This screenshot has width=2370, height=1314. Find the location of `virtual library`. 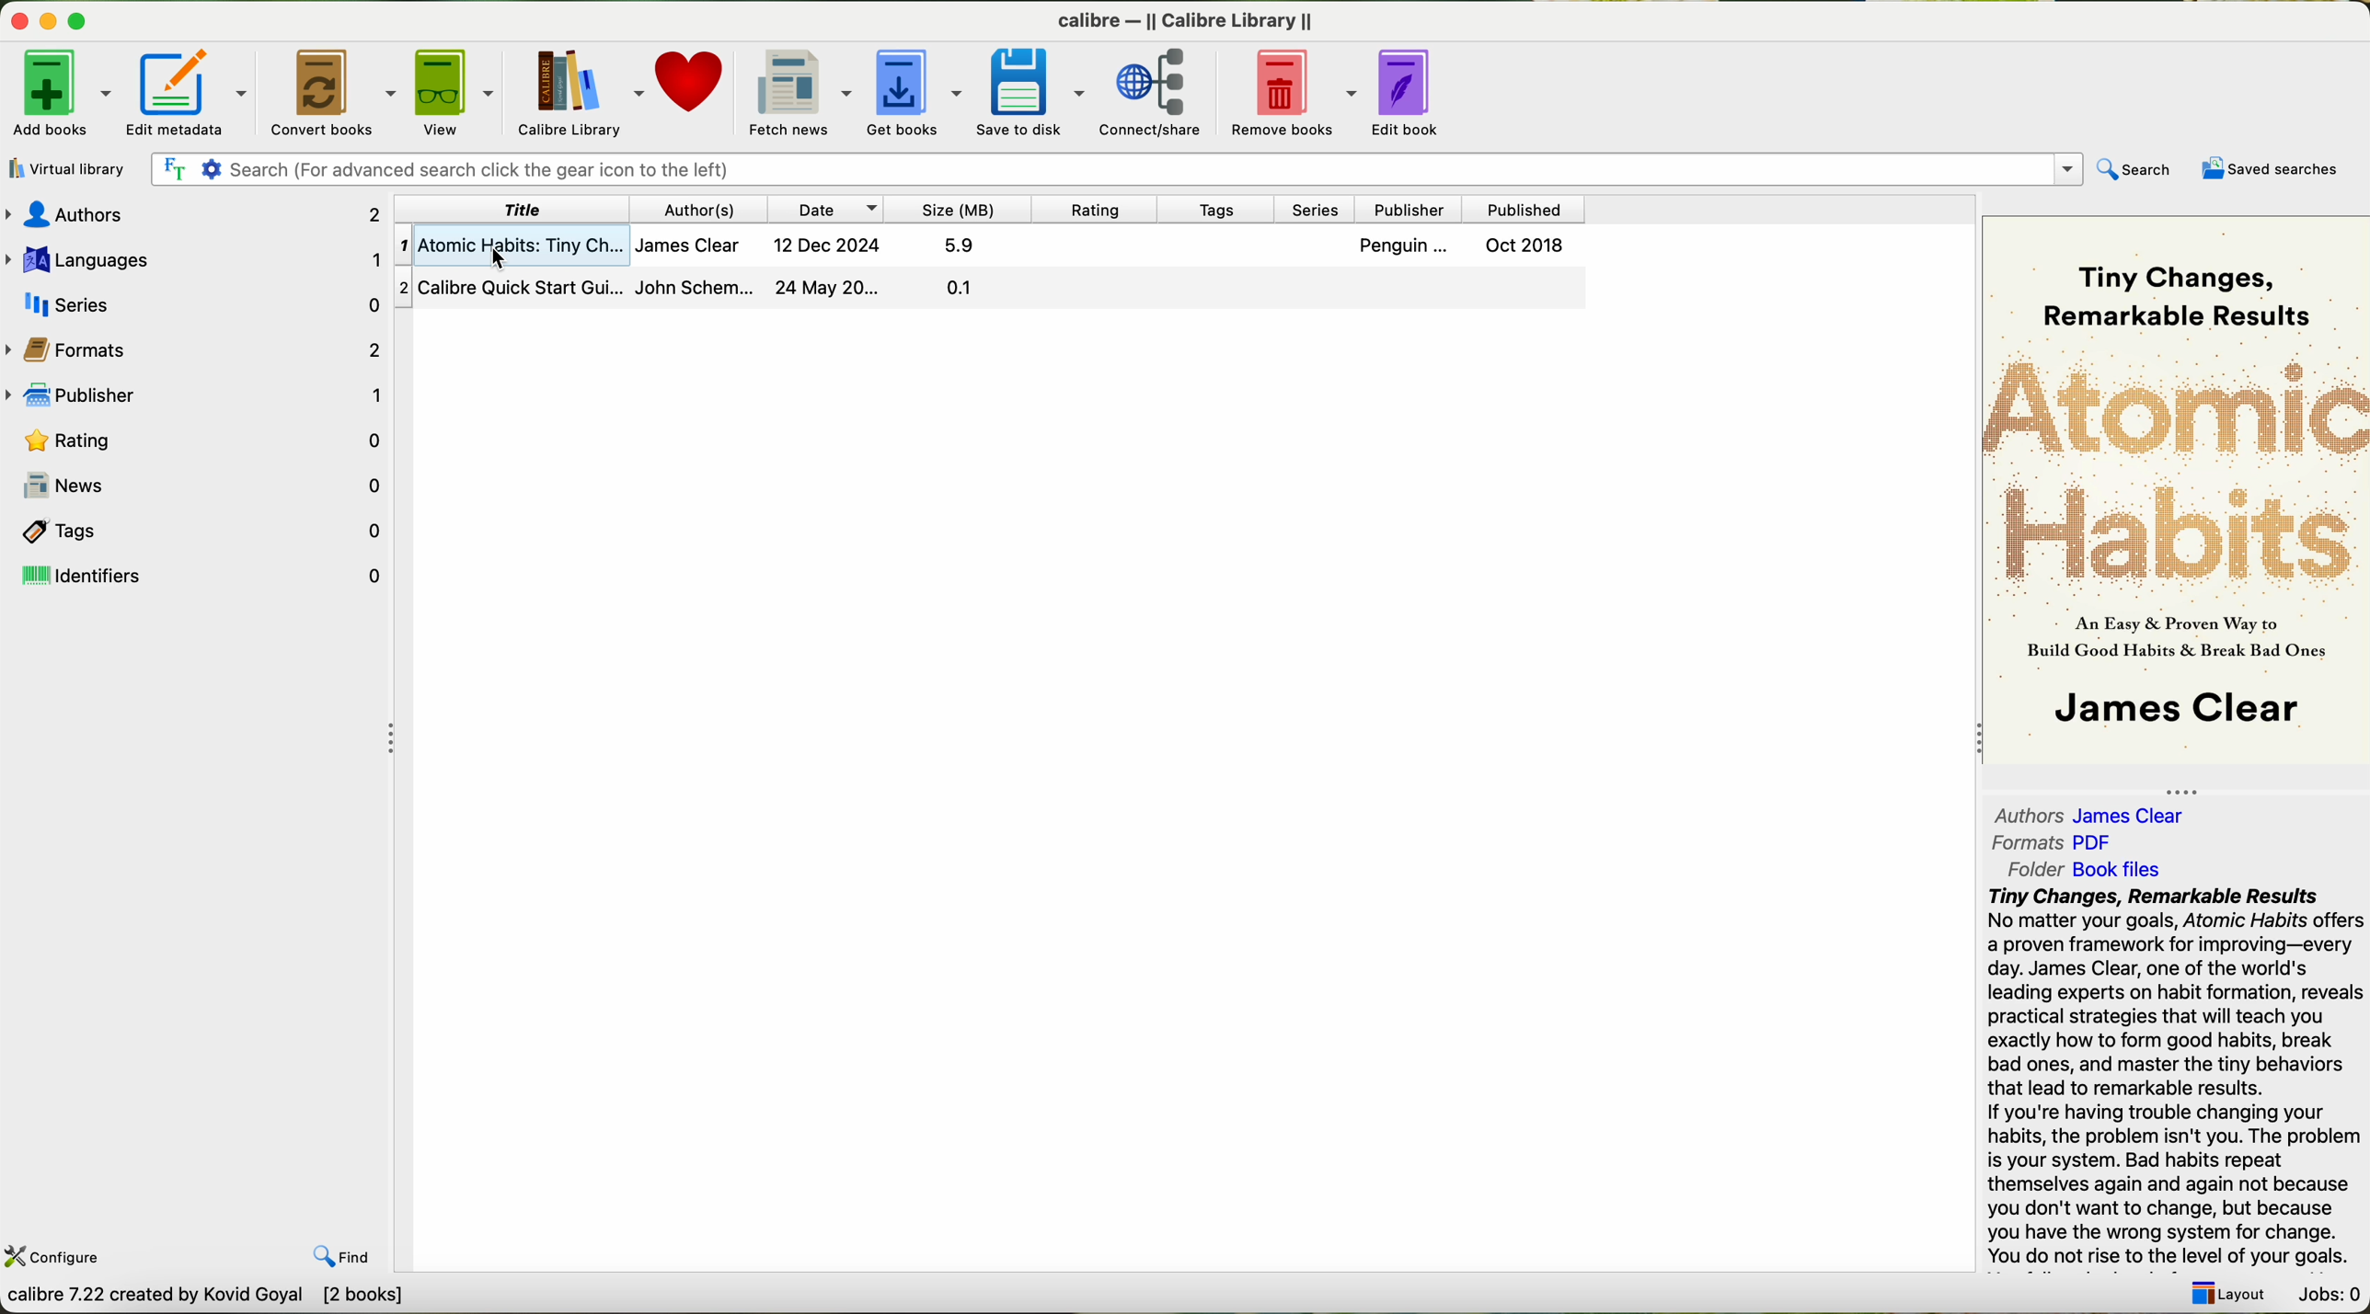

virtual library is located at coordinates (68, 168).